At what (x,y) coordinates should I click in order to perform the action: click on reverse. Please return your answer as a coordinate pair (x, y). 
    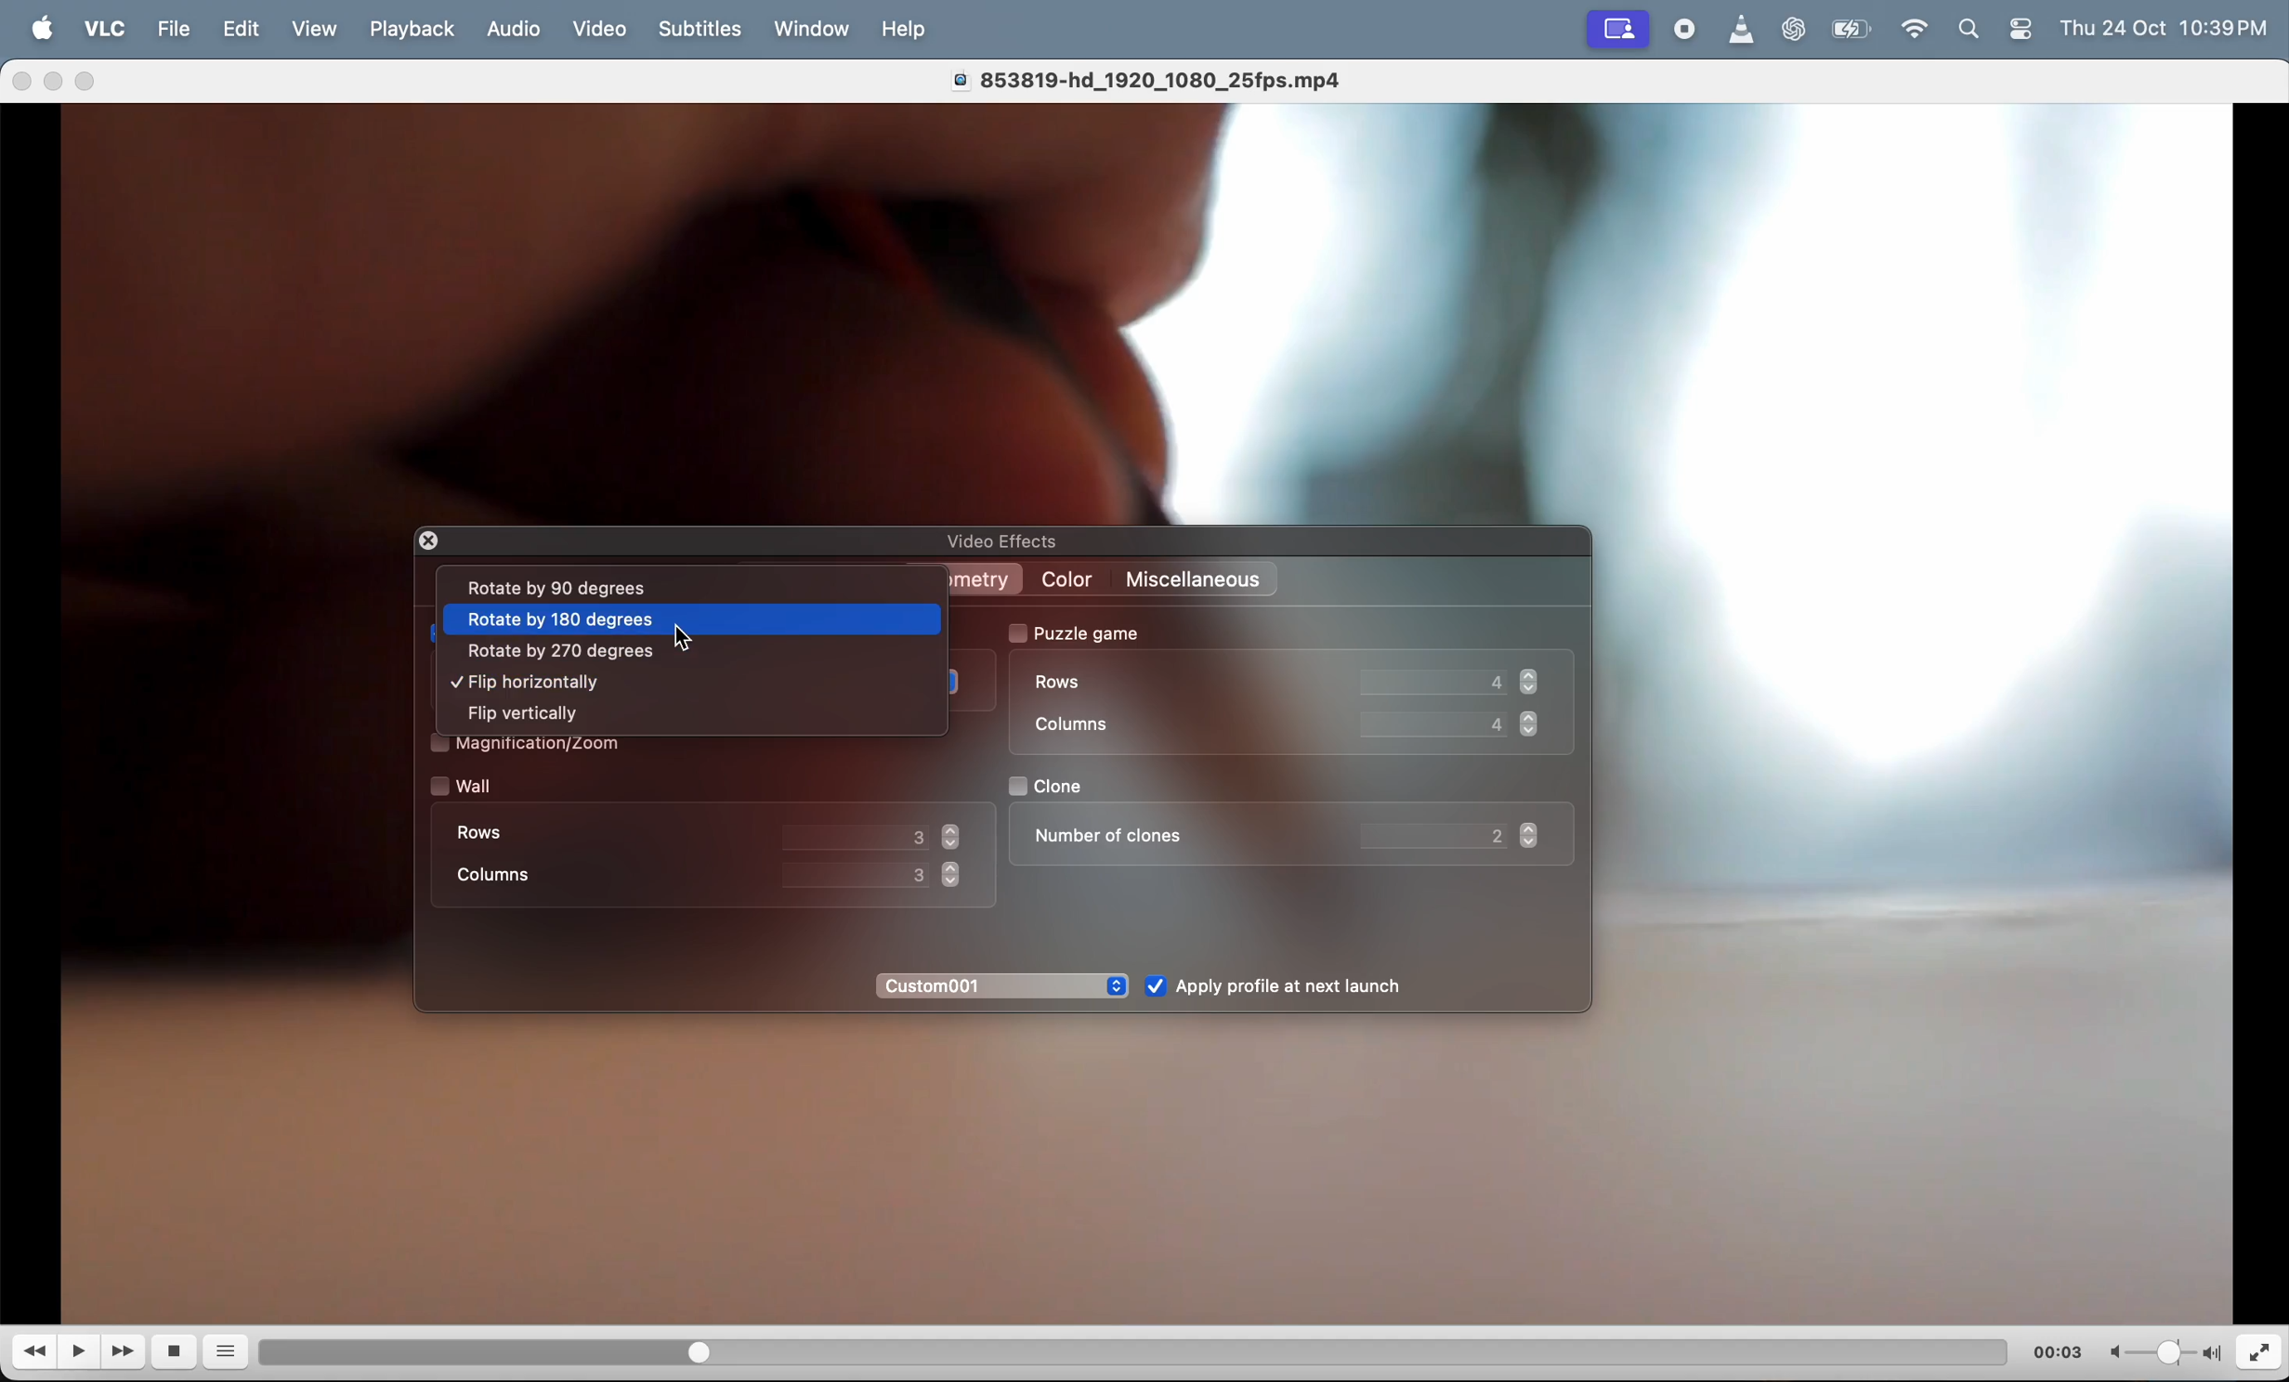
    Looking at the image, I should click on (36, 1354).